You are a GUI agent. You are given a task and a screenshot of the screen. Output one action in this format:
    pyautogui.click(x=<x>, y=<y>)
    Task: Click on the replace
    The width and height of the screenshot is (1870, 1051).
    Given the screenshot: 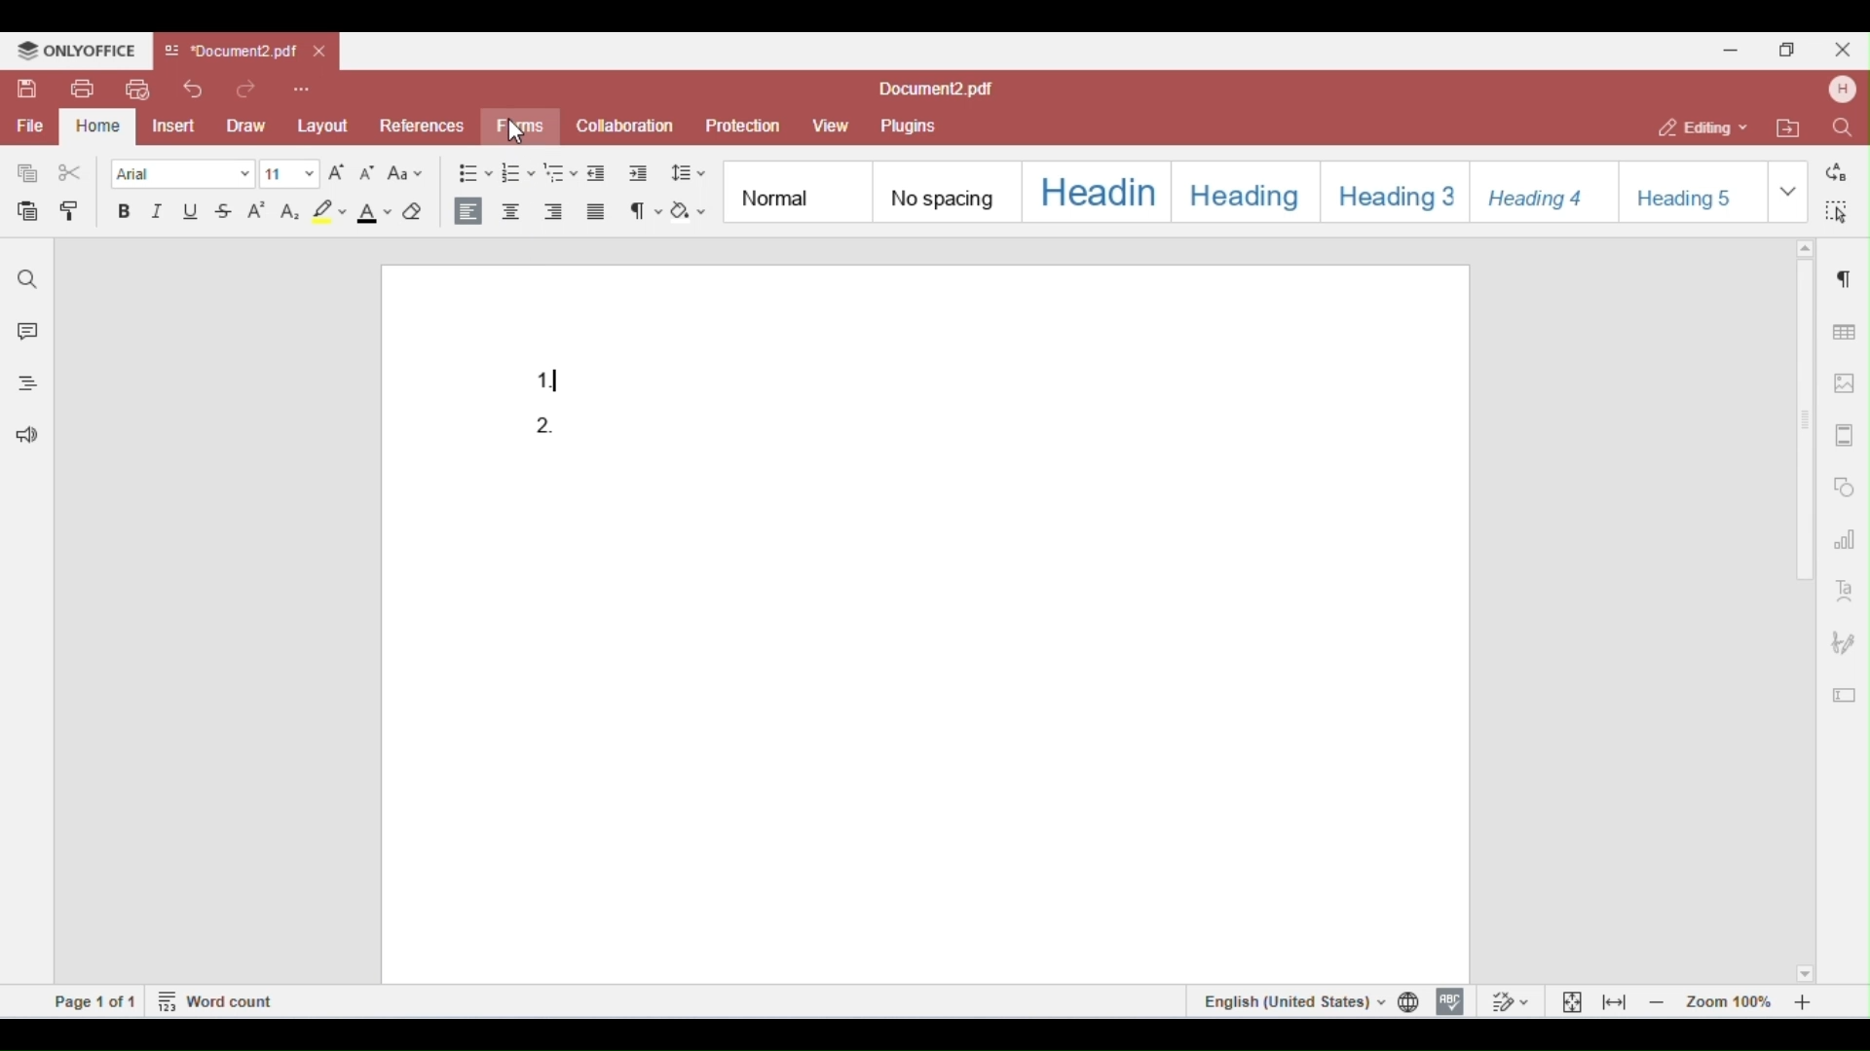 What is the action you would take?
    pyautogui.click(x=1835, y=172)
    